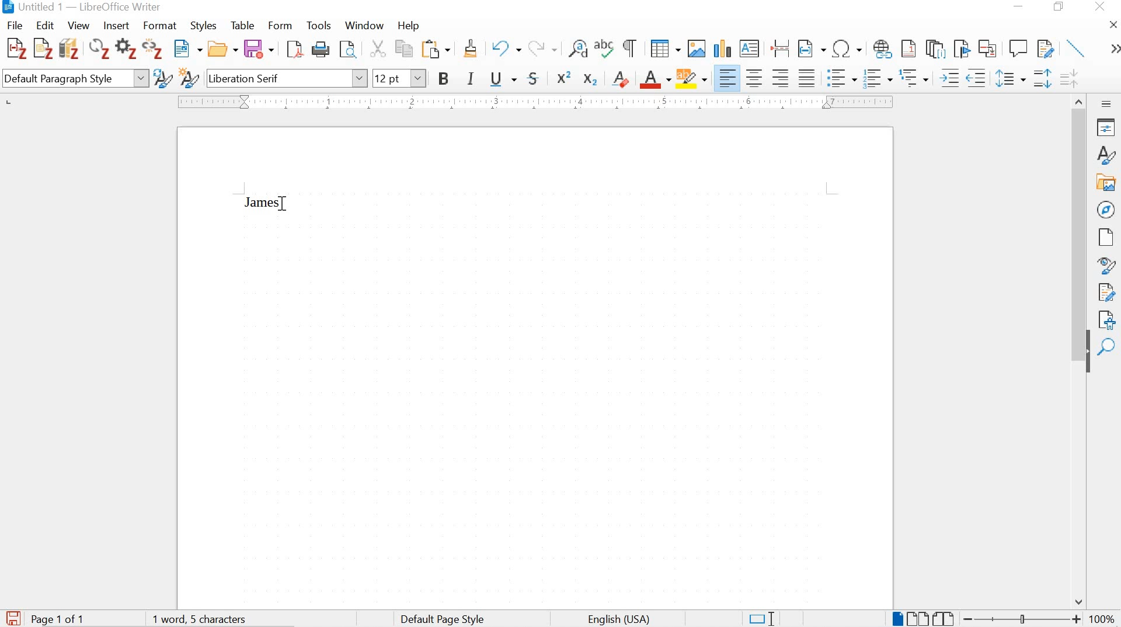 The image size is (1121, 627). I want to click on insert text box, so click(750, 49).